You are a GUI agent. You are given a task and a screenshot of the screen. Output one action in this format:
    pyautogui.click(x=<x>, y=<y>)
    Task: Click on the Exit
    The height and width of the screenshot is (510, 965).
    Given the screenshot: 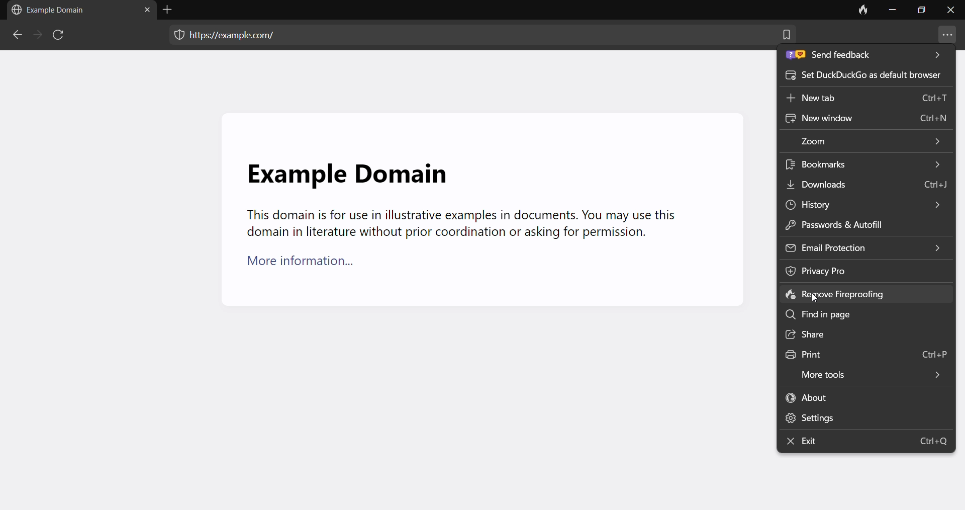 What is the action you would take?
    pyautogui.click(x=867, y=442)
    